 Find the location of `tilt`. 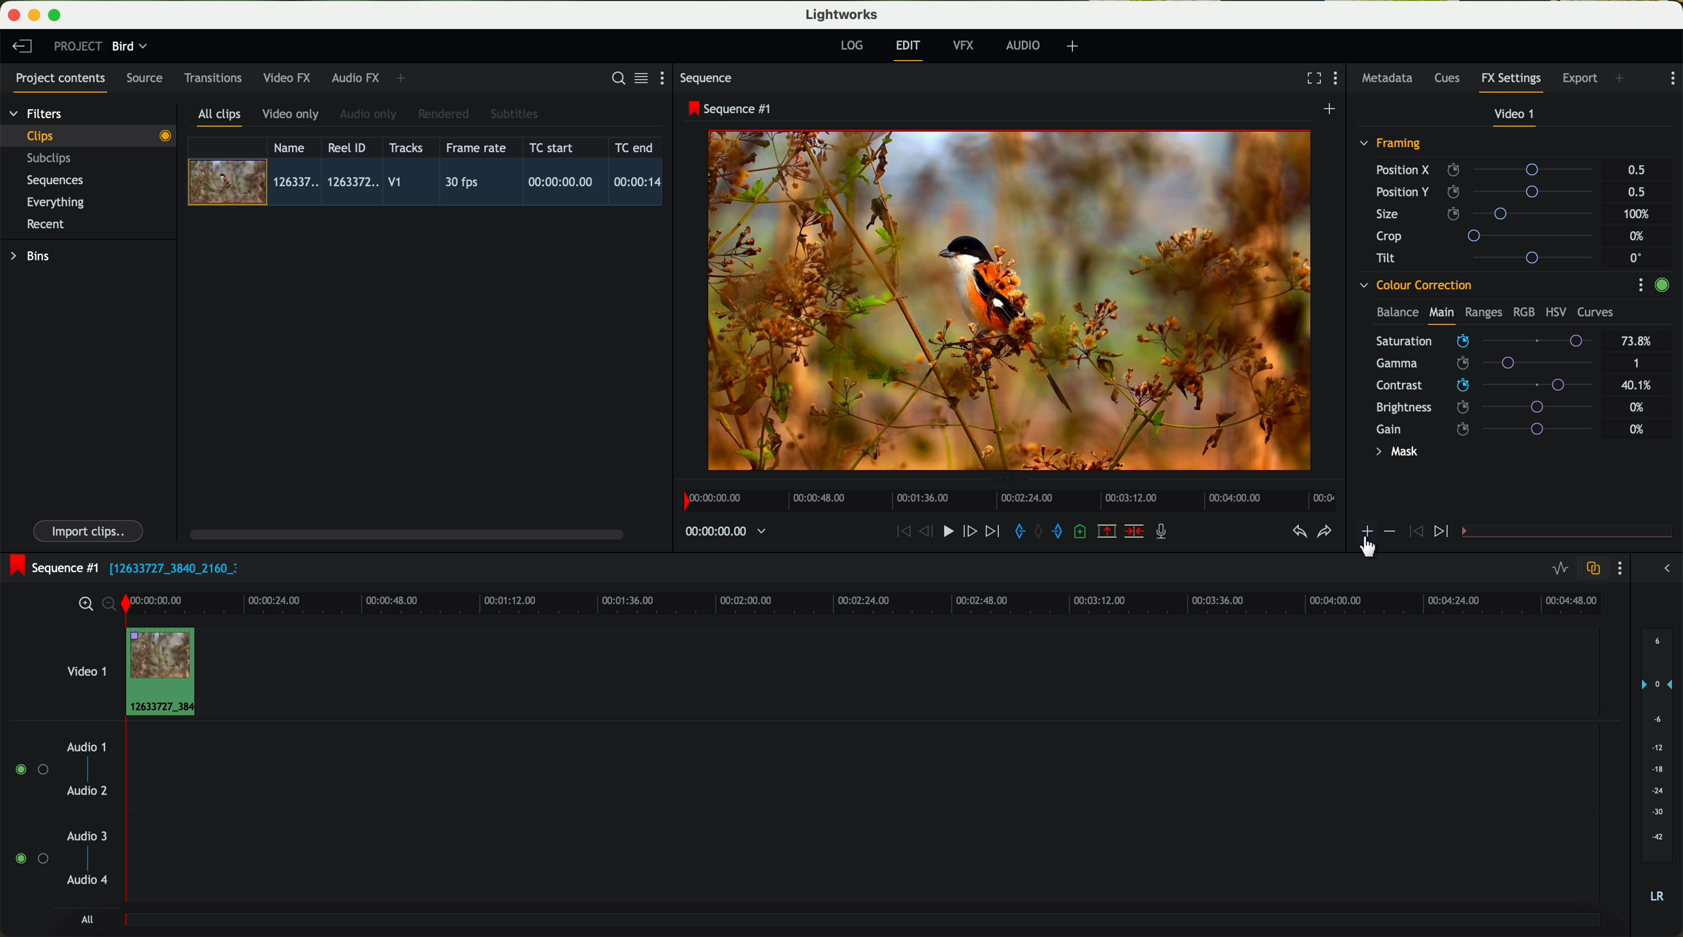

tilt is located at coordinates (1490, 257).